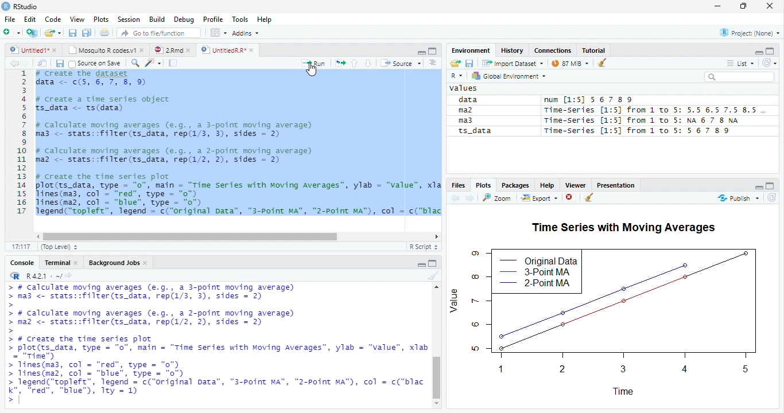 This screenshot has height=413, width=784. I want to click on zoom, so click(499, 198).